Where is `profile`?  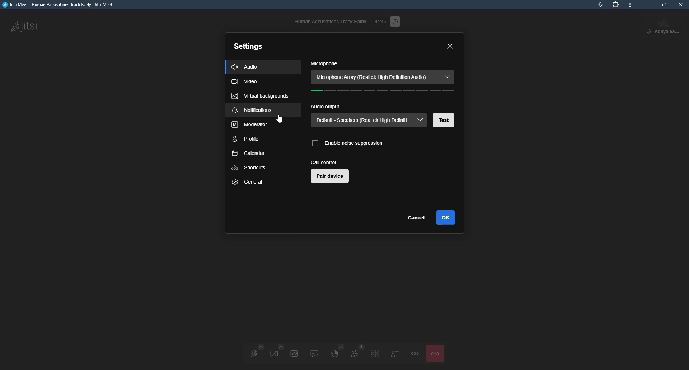 profile is located at coordinates (668, 25).